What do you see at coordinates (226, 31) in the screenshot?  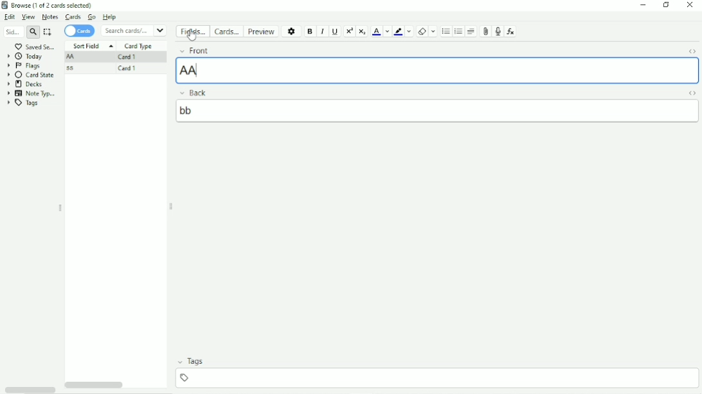 I see `Cards` at bounding box center [226, 31].